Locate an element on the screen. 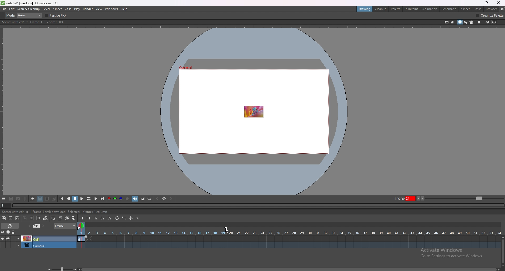 This screenshot has width=505, height=271. reframe on 3s is located at coordinates (109, 218).